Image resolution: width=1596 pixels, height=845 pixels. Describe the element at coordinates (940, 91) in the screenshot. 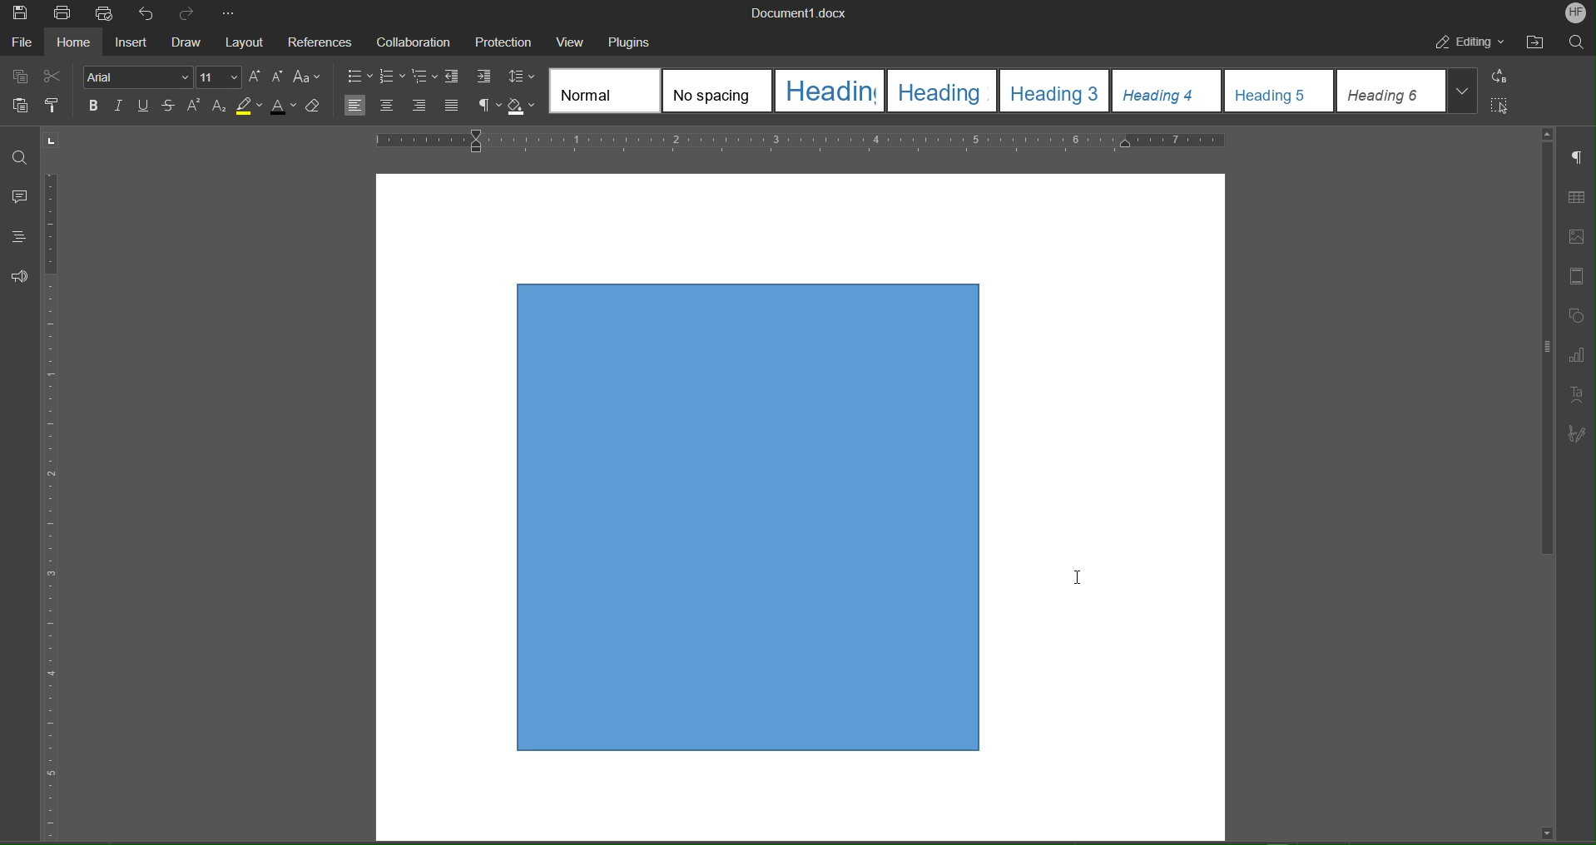

I see `Heading 2` at that location.